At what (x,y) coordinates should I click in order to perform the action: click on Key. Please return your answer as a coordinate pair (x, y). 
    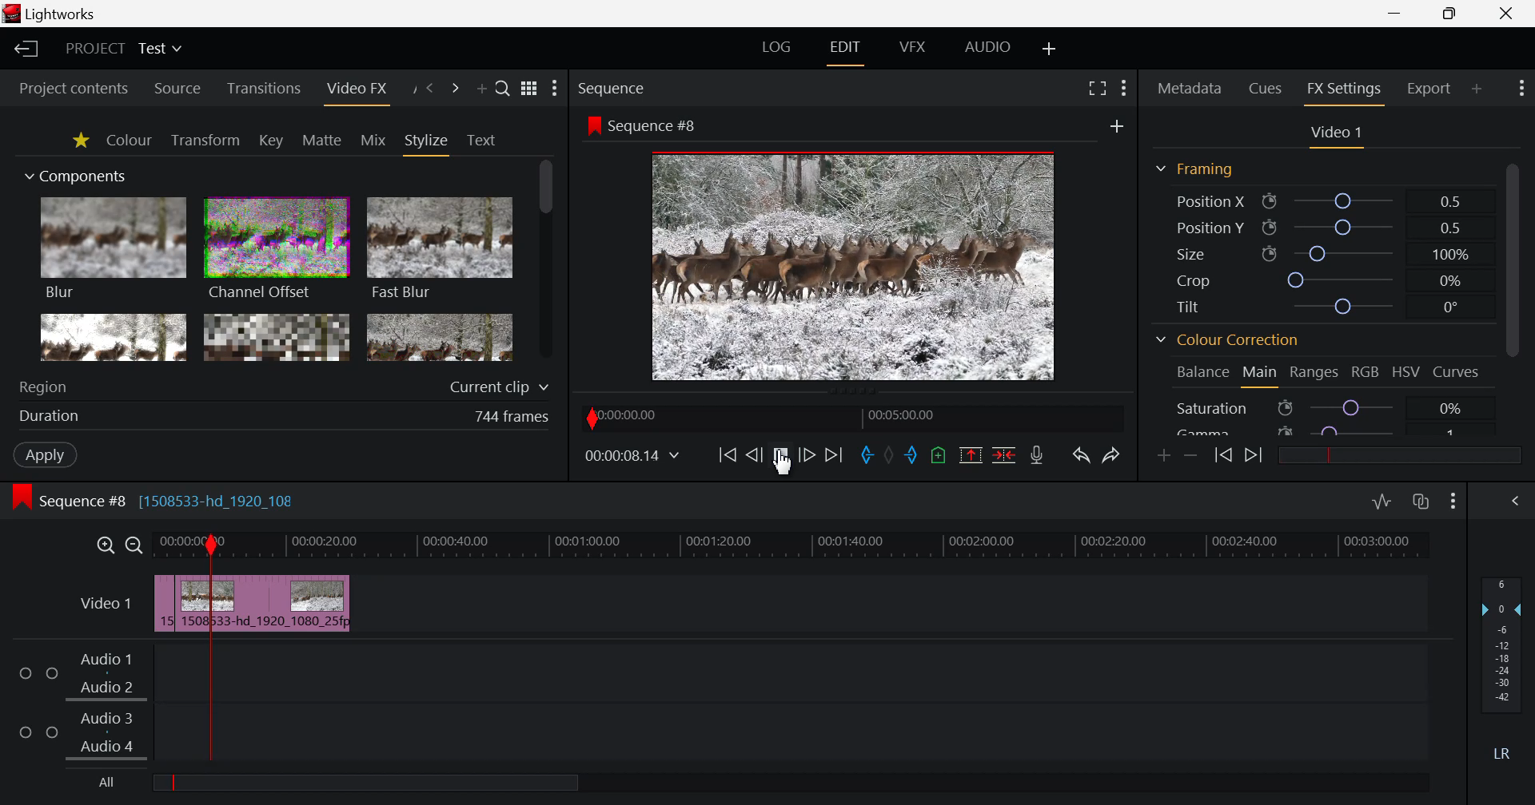
    Looking at the image, I should click on (270, 141).